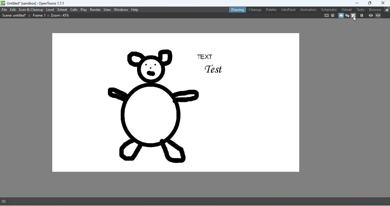  I want to click on lock rooms tab, so click(386, 9).